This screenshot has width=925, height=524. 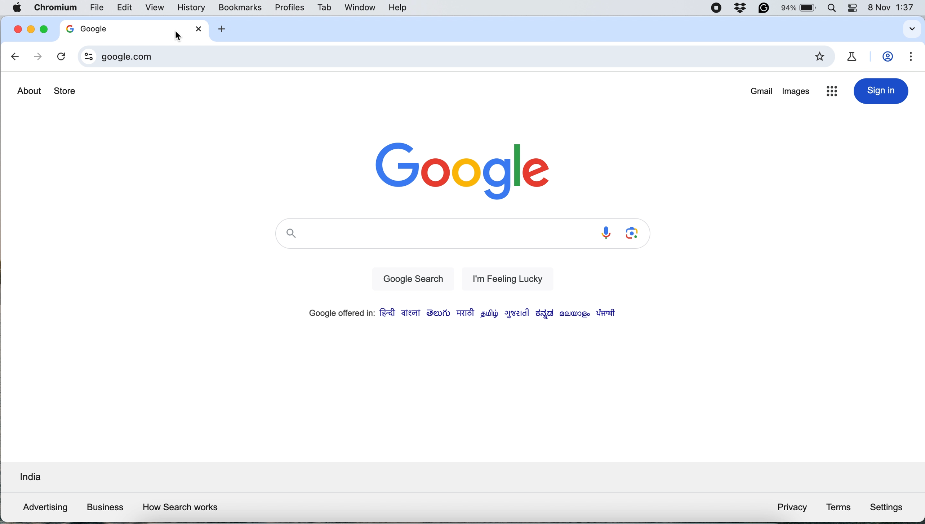 I want to click on chrome labs, so click(x=854, y=56).